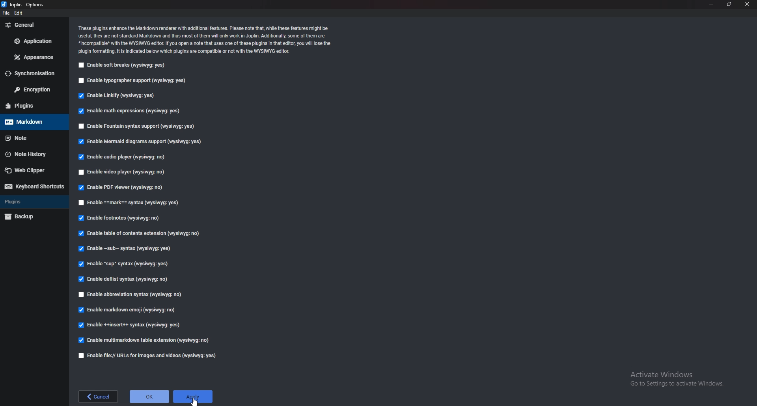  What do you see at coordinates (99, 397) in the screenshot?
I see `back` at bounding box center [99, 397].